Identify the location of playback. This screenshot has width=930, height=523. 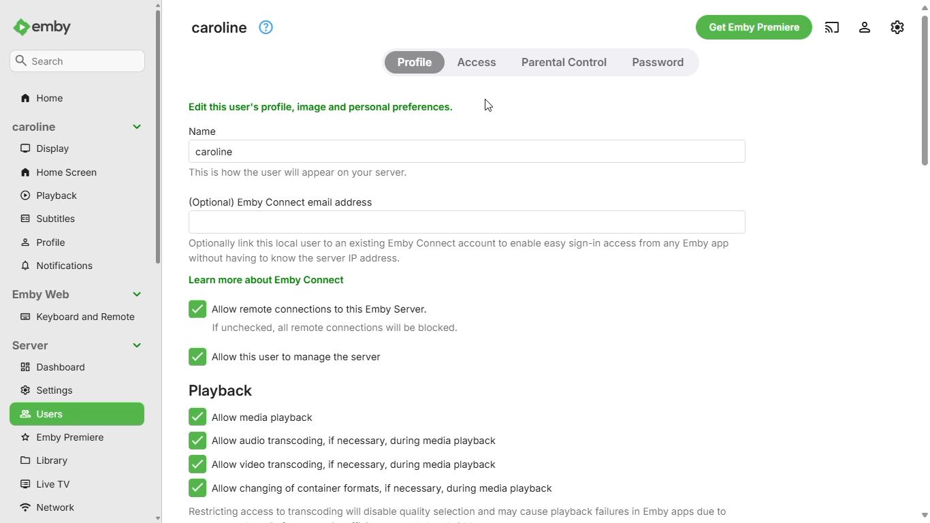
(50, 195).